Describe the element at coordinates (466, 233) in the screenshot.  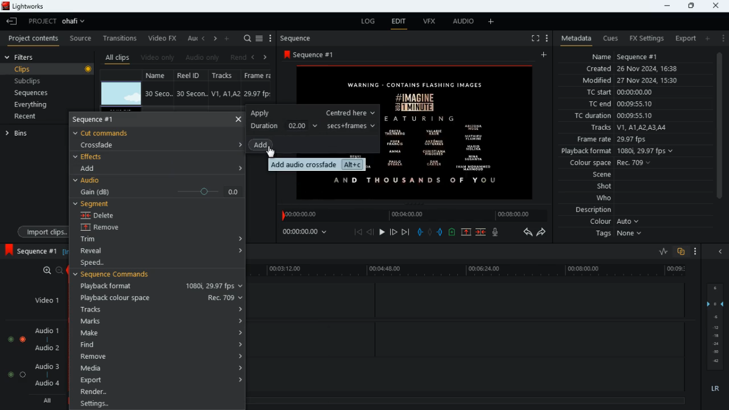
I see `up` at that location.